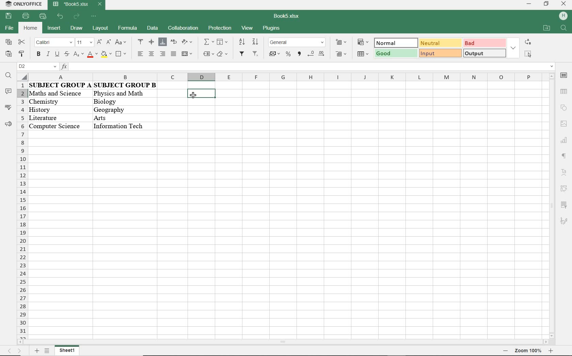 The width and height of the screenshot is (572, 356). Describe the element at coordinates (300, 54) in the screenshot. I see `comma style` at that location.